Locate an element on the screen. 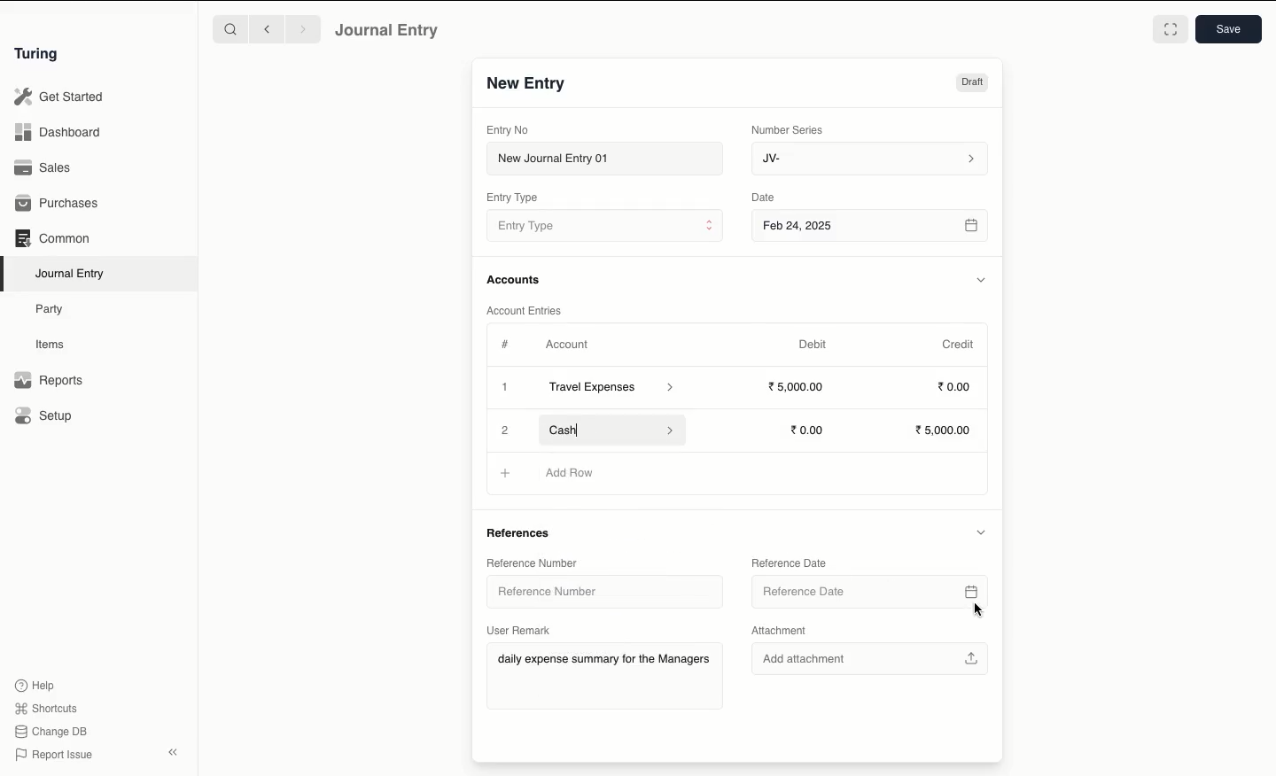 Image resolution: width=1276 pixels, height=776 pixels. Travel Expenses is located at coordinates (613, 389).